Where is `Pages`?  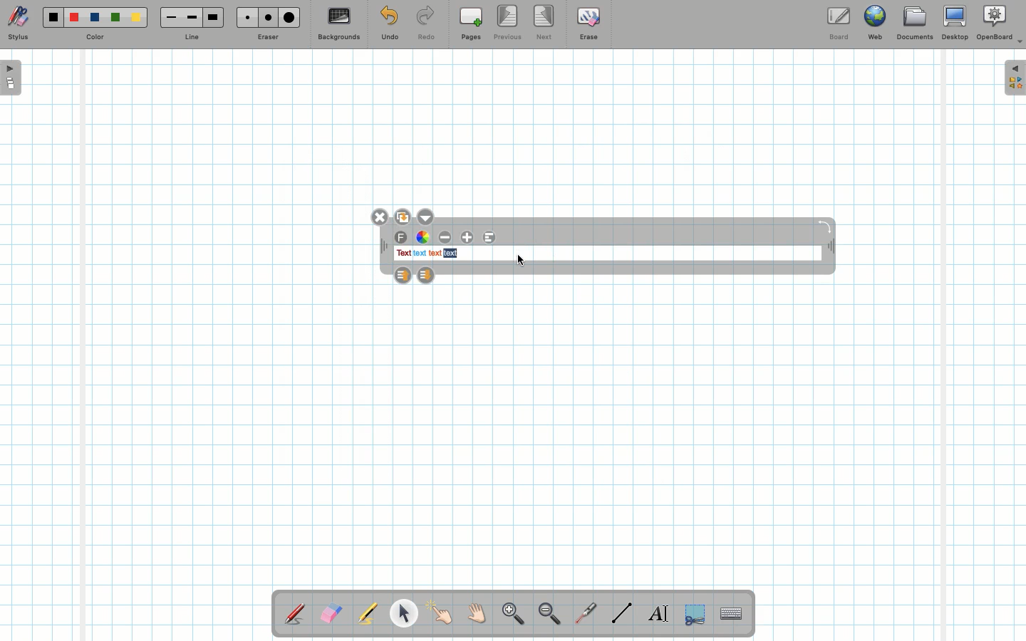
Pages is located at coordinates (471, 25).